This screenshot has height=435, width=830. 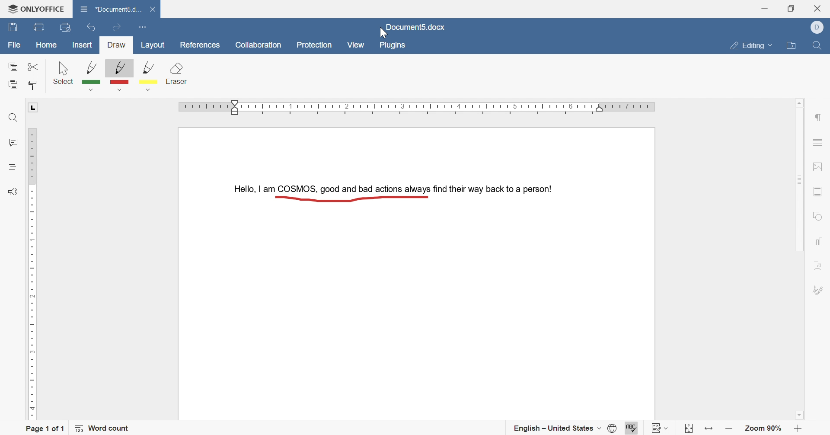 What do you see at coordinates (92, 75) in the screenshot?
I see `green pen ` at bounding box center [92, 75].